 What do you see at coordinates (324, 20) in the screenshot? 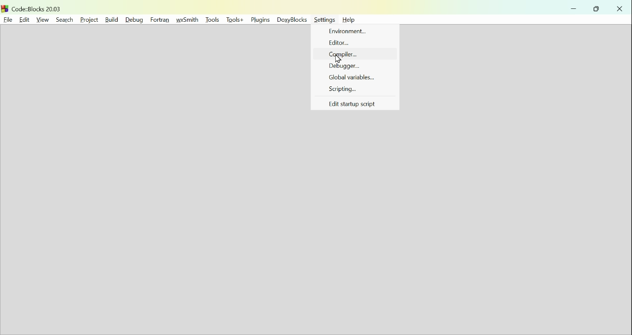
I see `Settings` at bounding box center [324, 20].